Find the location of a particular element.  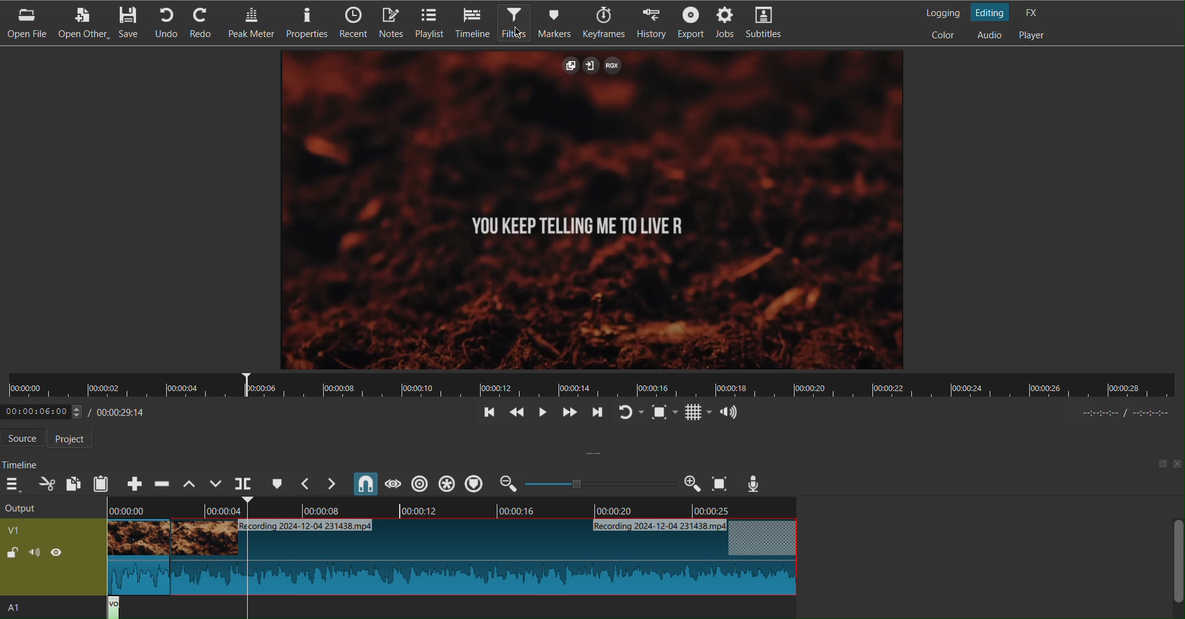

Snap is located at coordinates (366, 484).